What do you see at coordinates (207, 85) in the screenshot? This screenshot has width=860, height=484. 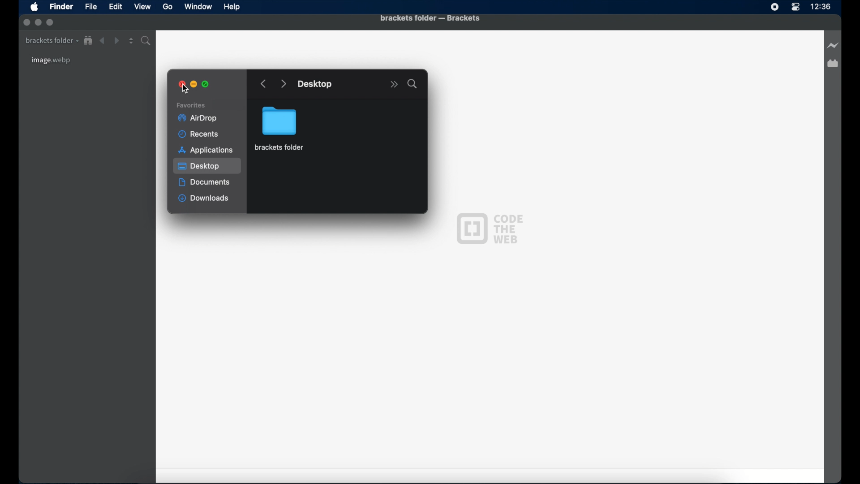 I see `maximize` at bounding box center [207, 85].